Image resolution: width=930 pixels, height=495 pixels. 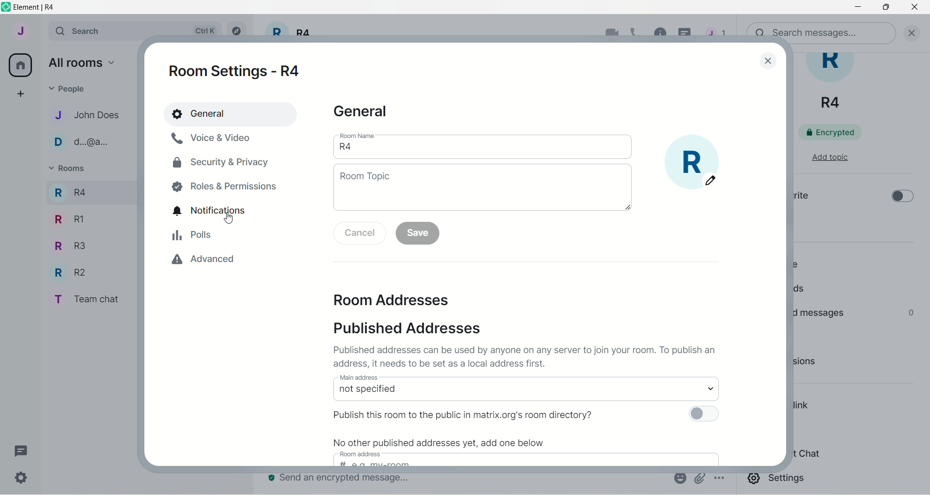 I want to click on video call, so click(x=612, y=31).